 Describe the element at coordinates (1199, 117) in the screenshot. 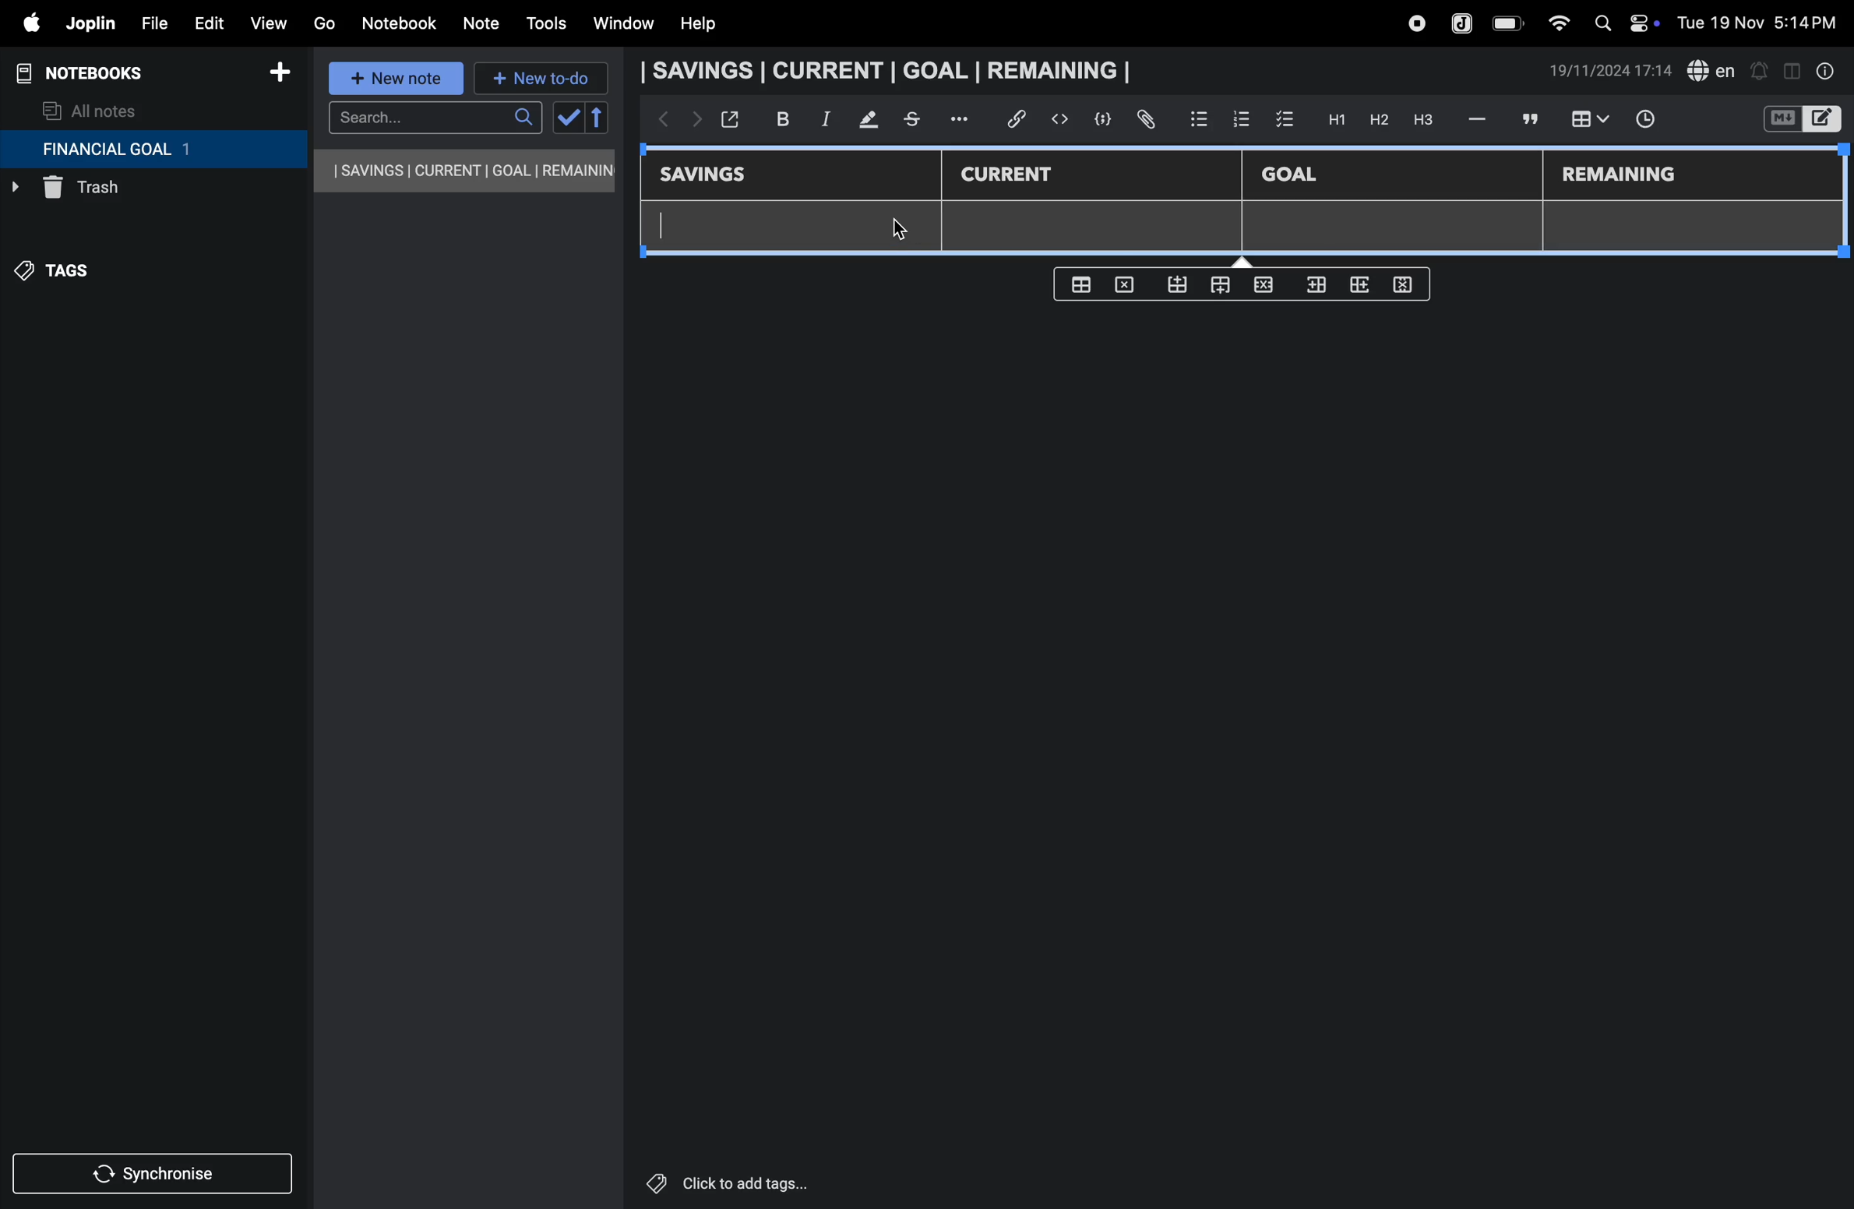

I see `bullet list` at that location.